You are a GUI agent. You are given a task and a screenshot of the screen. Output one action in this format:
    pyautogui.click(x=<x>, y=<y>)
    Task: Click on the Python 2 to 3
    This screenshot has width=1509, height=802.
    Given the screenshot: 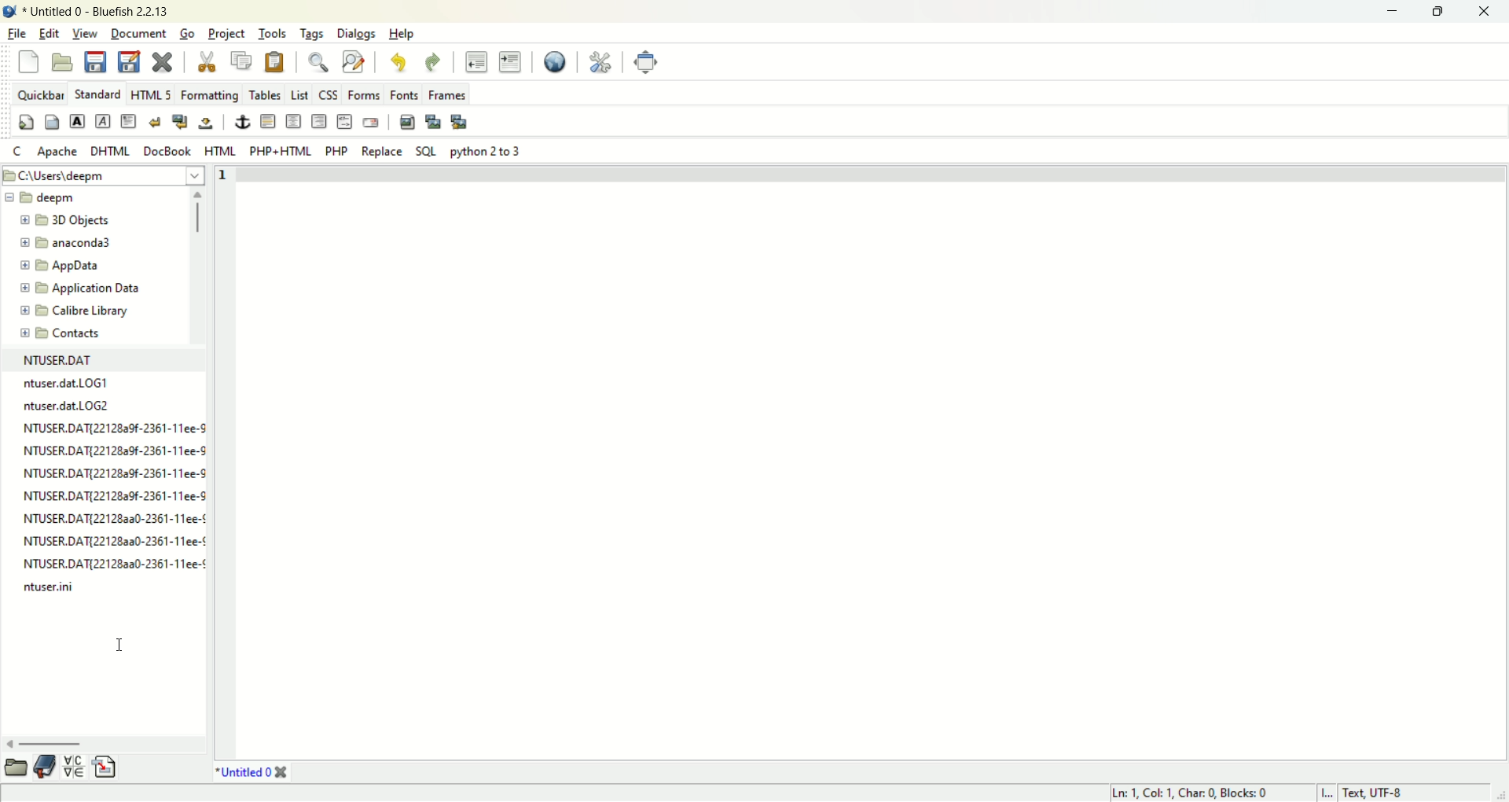 What is the action you would take?
    pyautogui.click(x=489, y=151)
    